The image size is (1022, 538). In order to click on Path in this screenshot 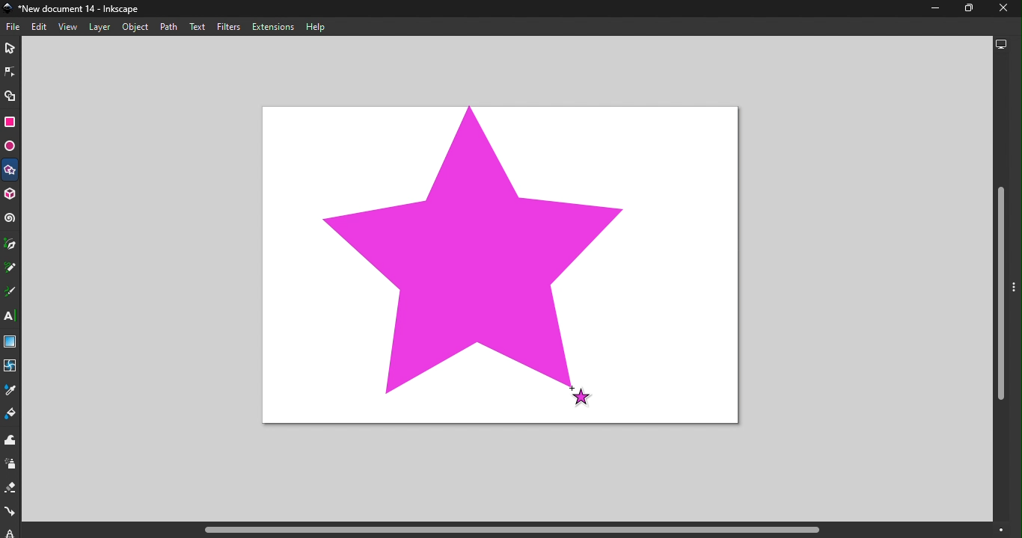, I will do `click(170, 26)`.